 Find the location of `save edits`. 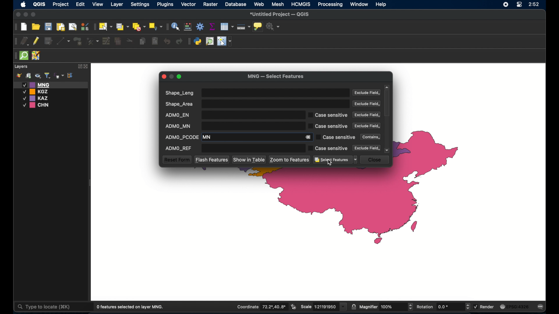

save edits is located at coordinates (49, 41).